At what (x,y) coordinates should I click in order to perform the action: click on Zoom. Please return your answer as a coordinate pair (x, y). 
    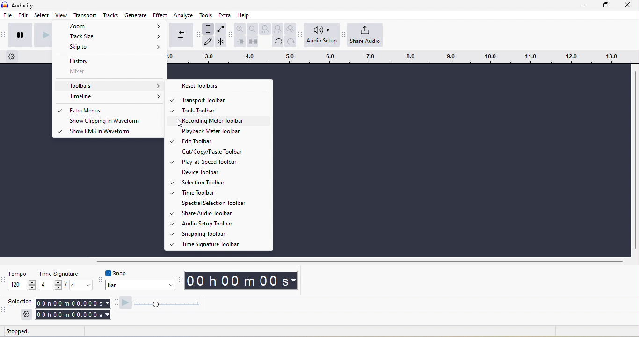
    Looking at the image, I should click on (111, 26).